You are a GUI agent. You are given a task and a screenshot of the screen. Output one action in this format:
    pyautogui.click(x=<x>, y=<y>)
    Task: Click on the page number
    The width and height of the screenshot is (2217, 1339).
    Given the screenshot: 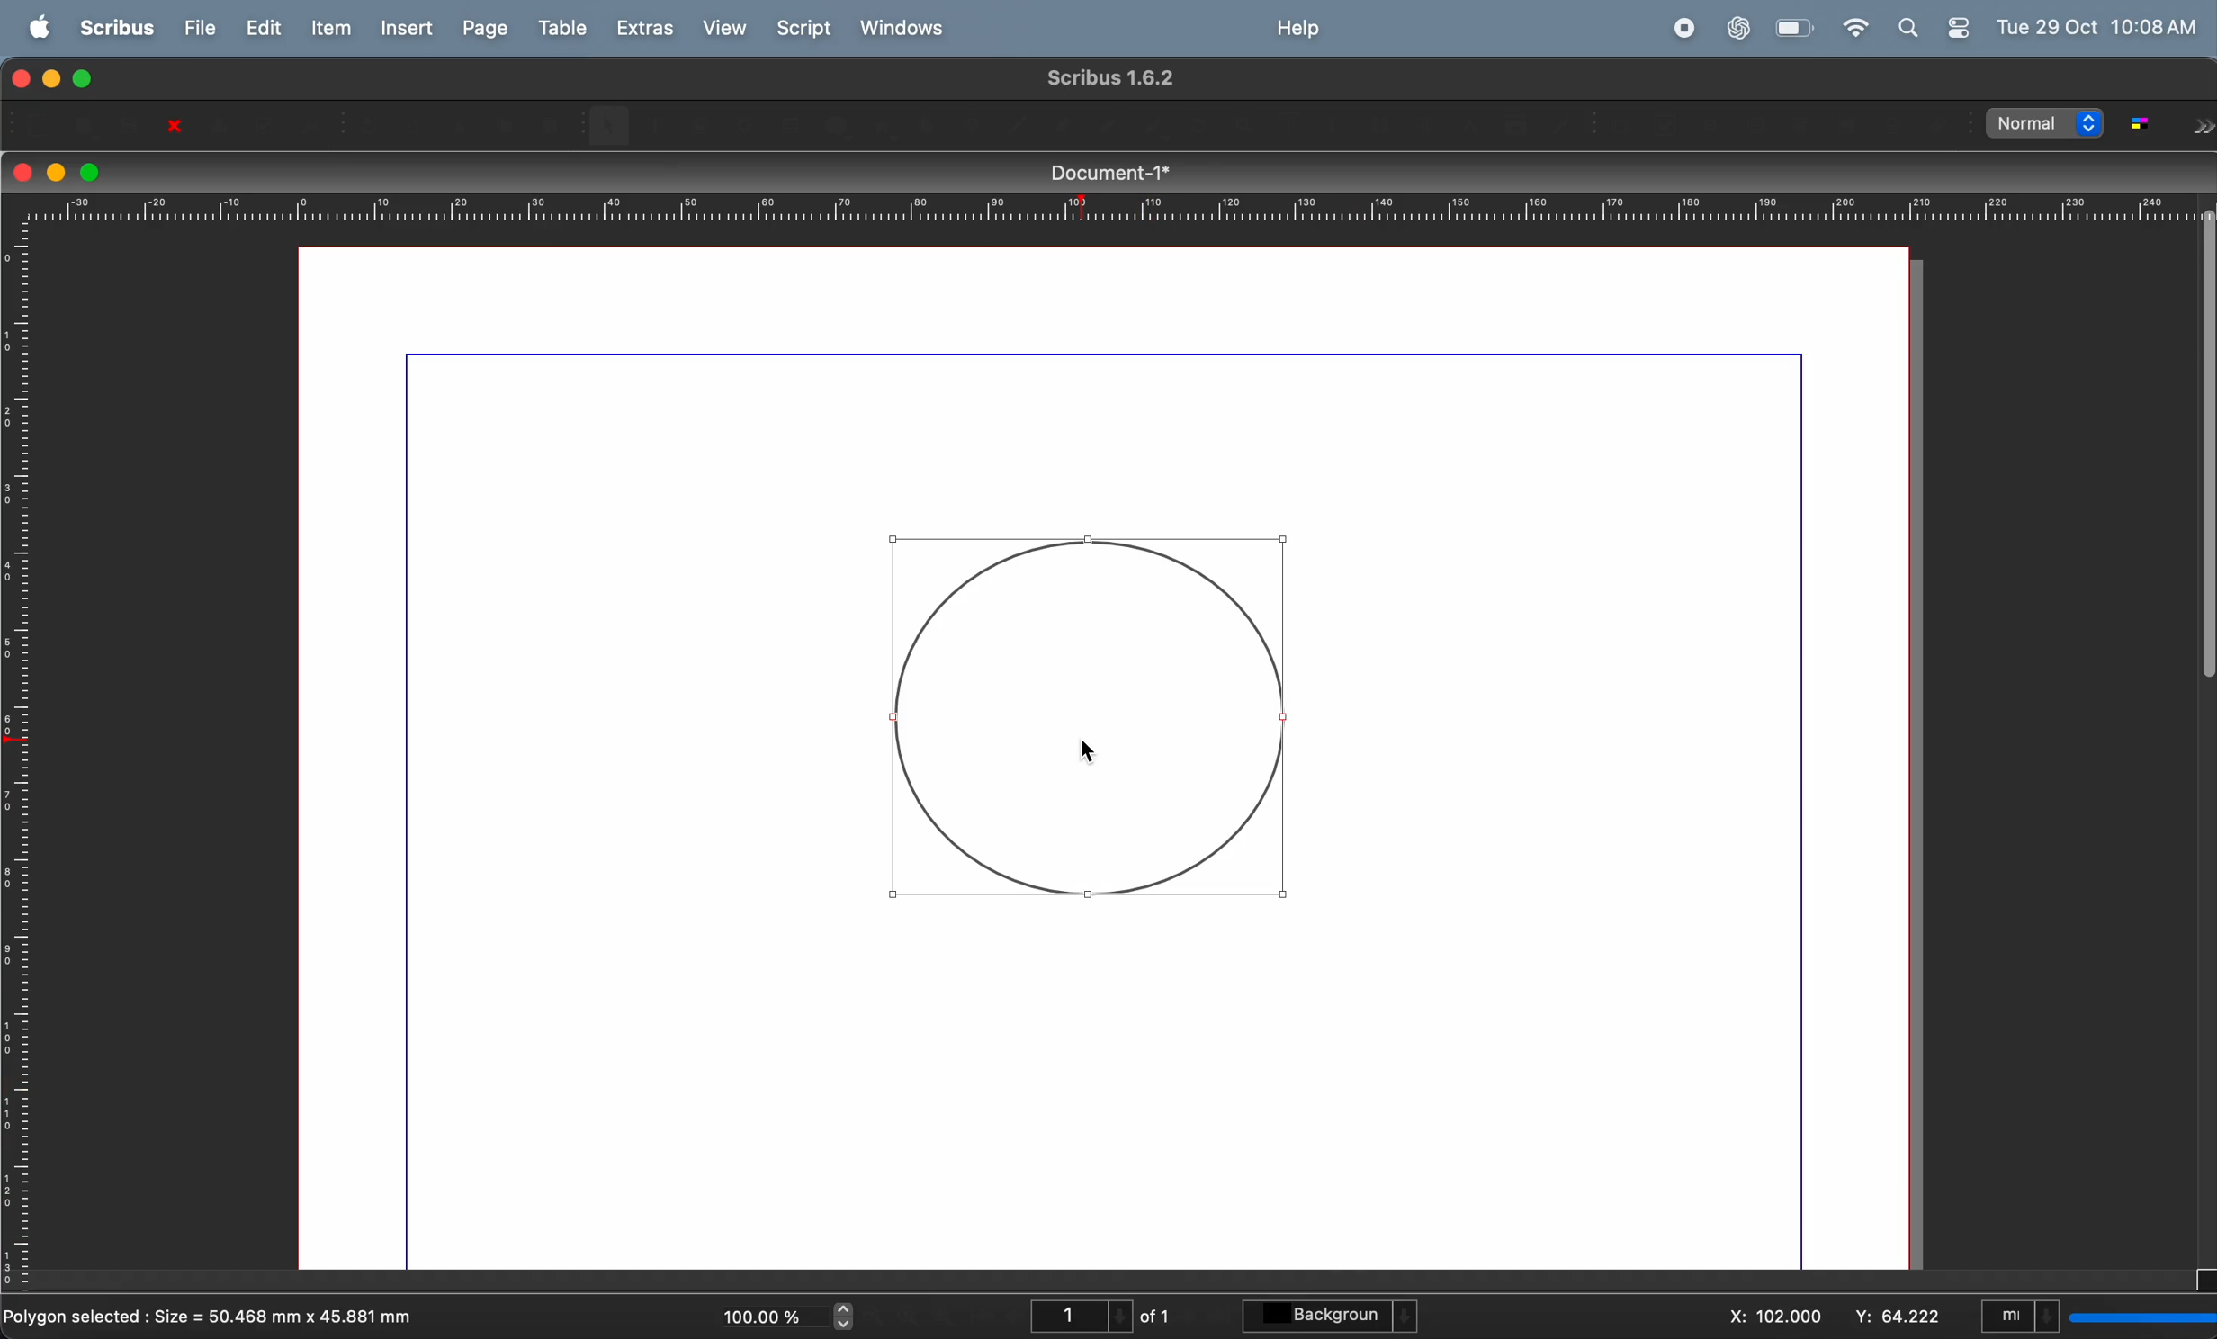 What is the action you would take?
    pyautogui.click(x=1100, y=1316)
    